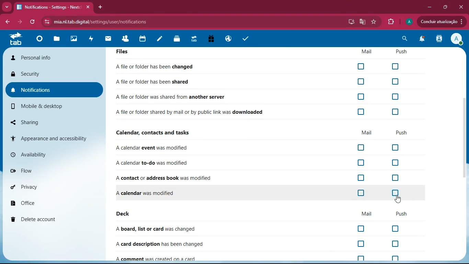 This screenshot has height=264, width=469. I want to click on privacy, so click(47, 188).